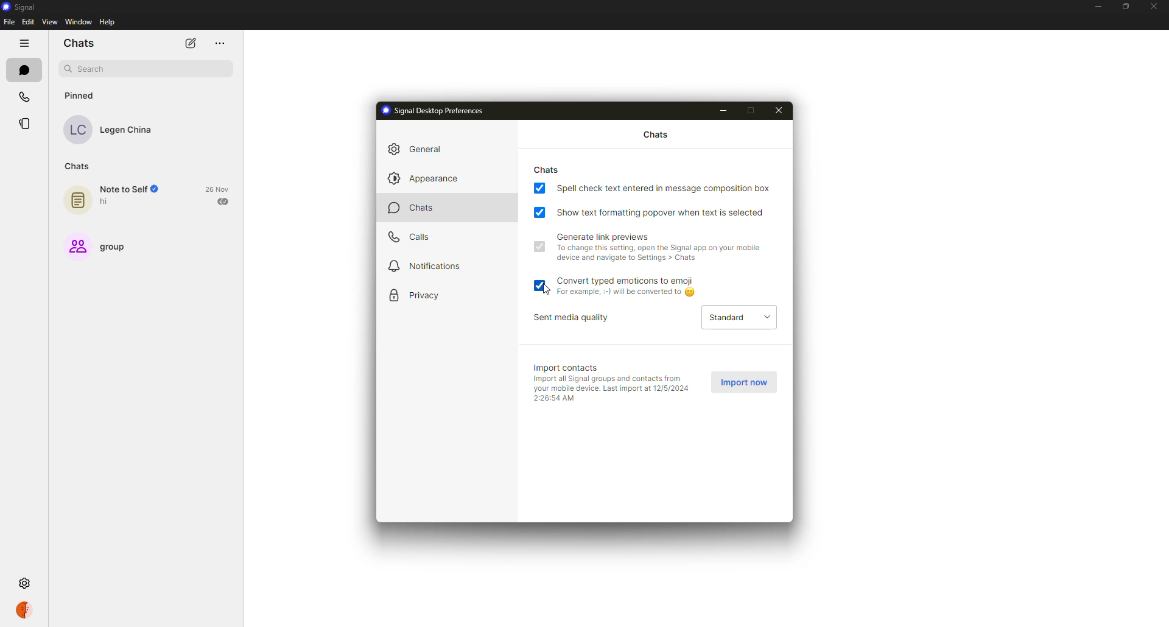  What do you see at coordinates (419, 149) in the screenshot?
I see `general` at bounding box center [419, 149].